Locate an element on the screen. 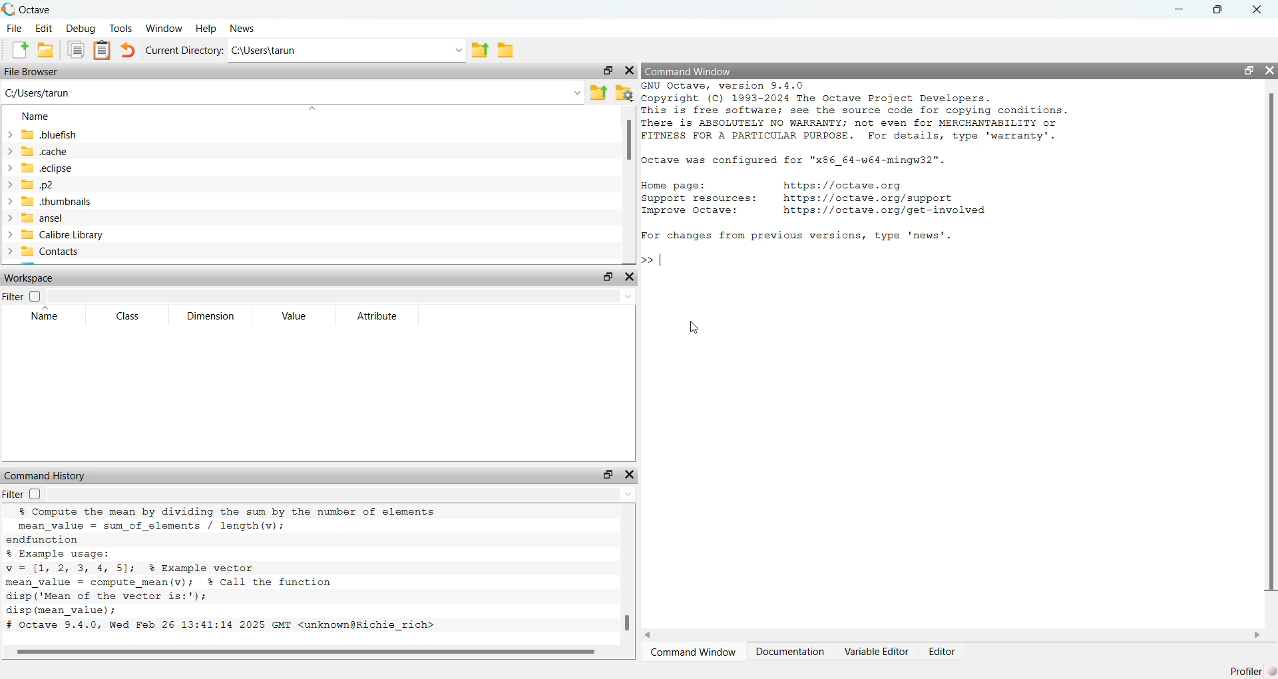 Image resolution: width=1278 pixels, height=679 pixels. share folder is located at coordinates (598, 93).